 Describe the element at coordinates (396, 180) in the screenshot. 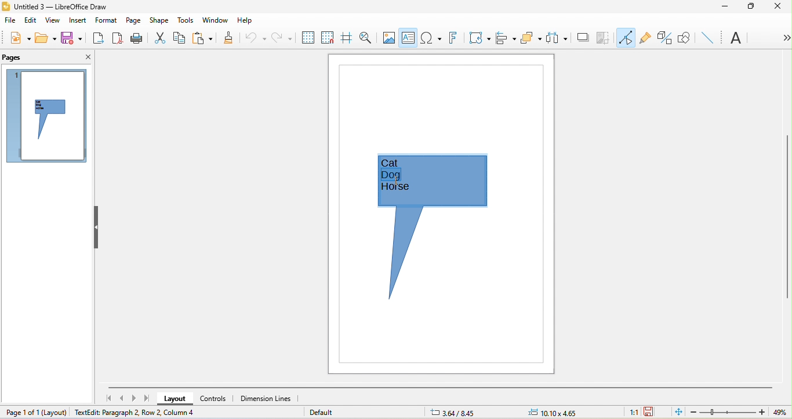

I see `cursor movement` at that location.